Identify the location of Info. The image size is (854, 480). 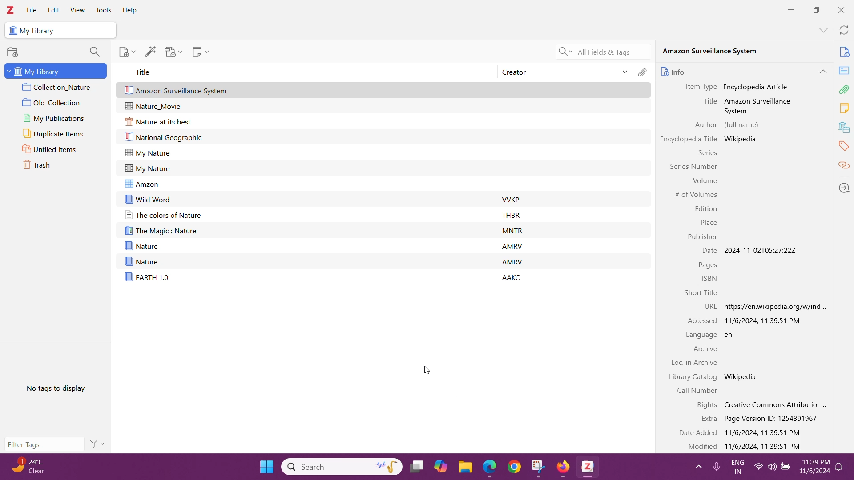
(715, 72).